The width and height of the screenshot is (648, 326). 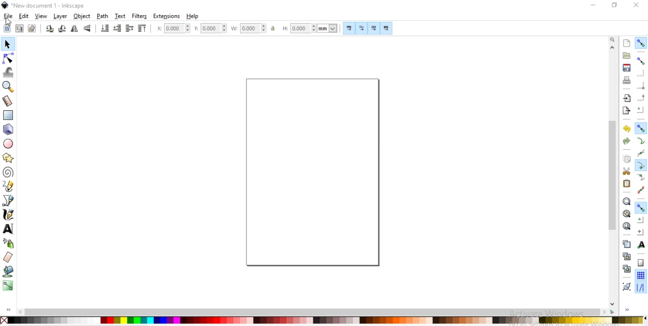 I want to click on snap other points, so click(x=641, y=208).